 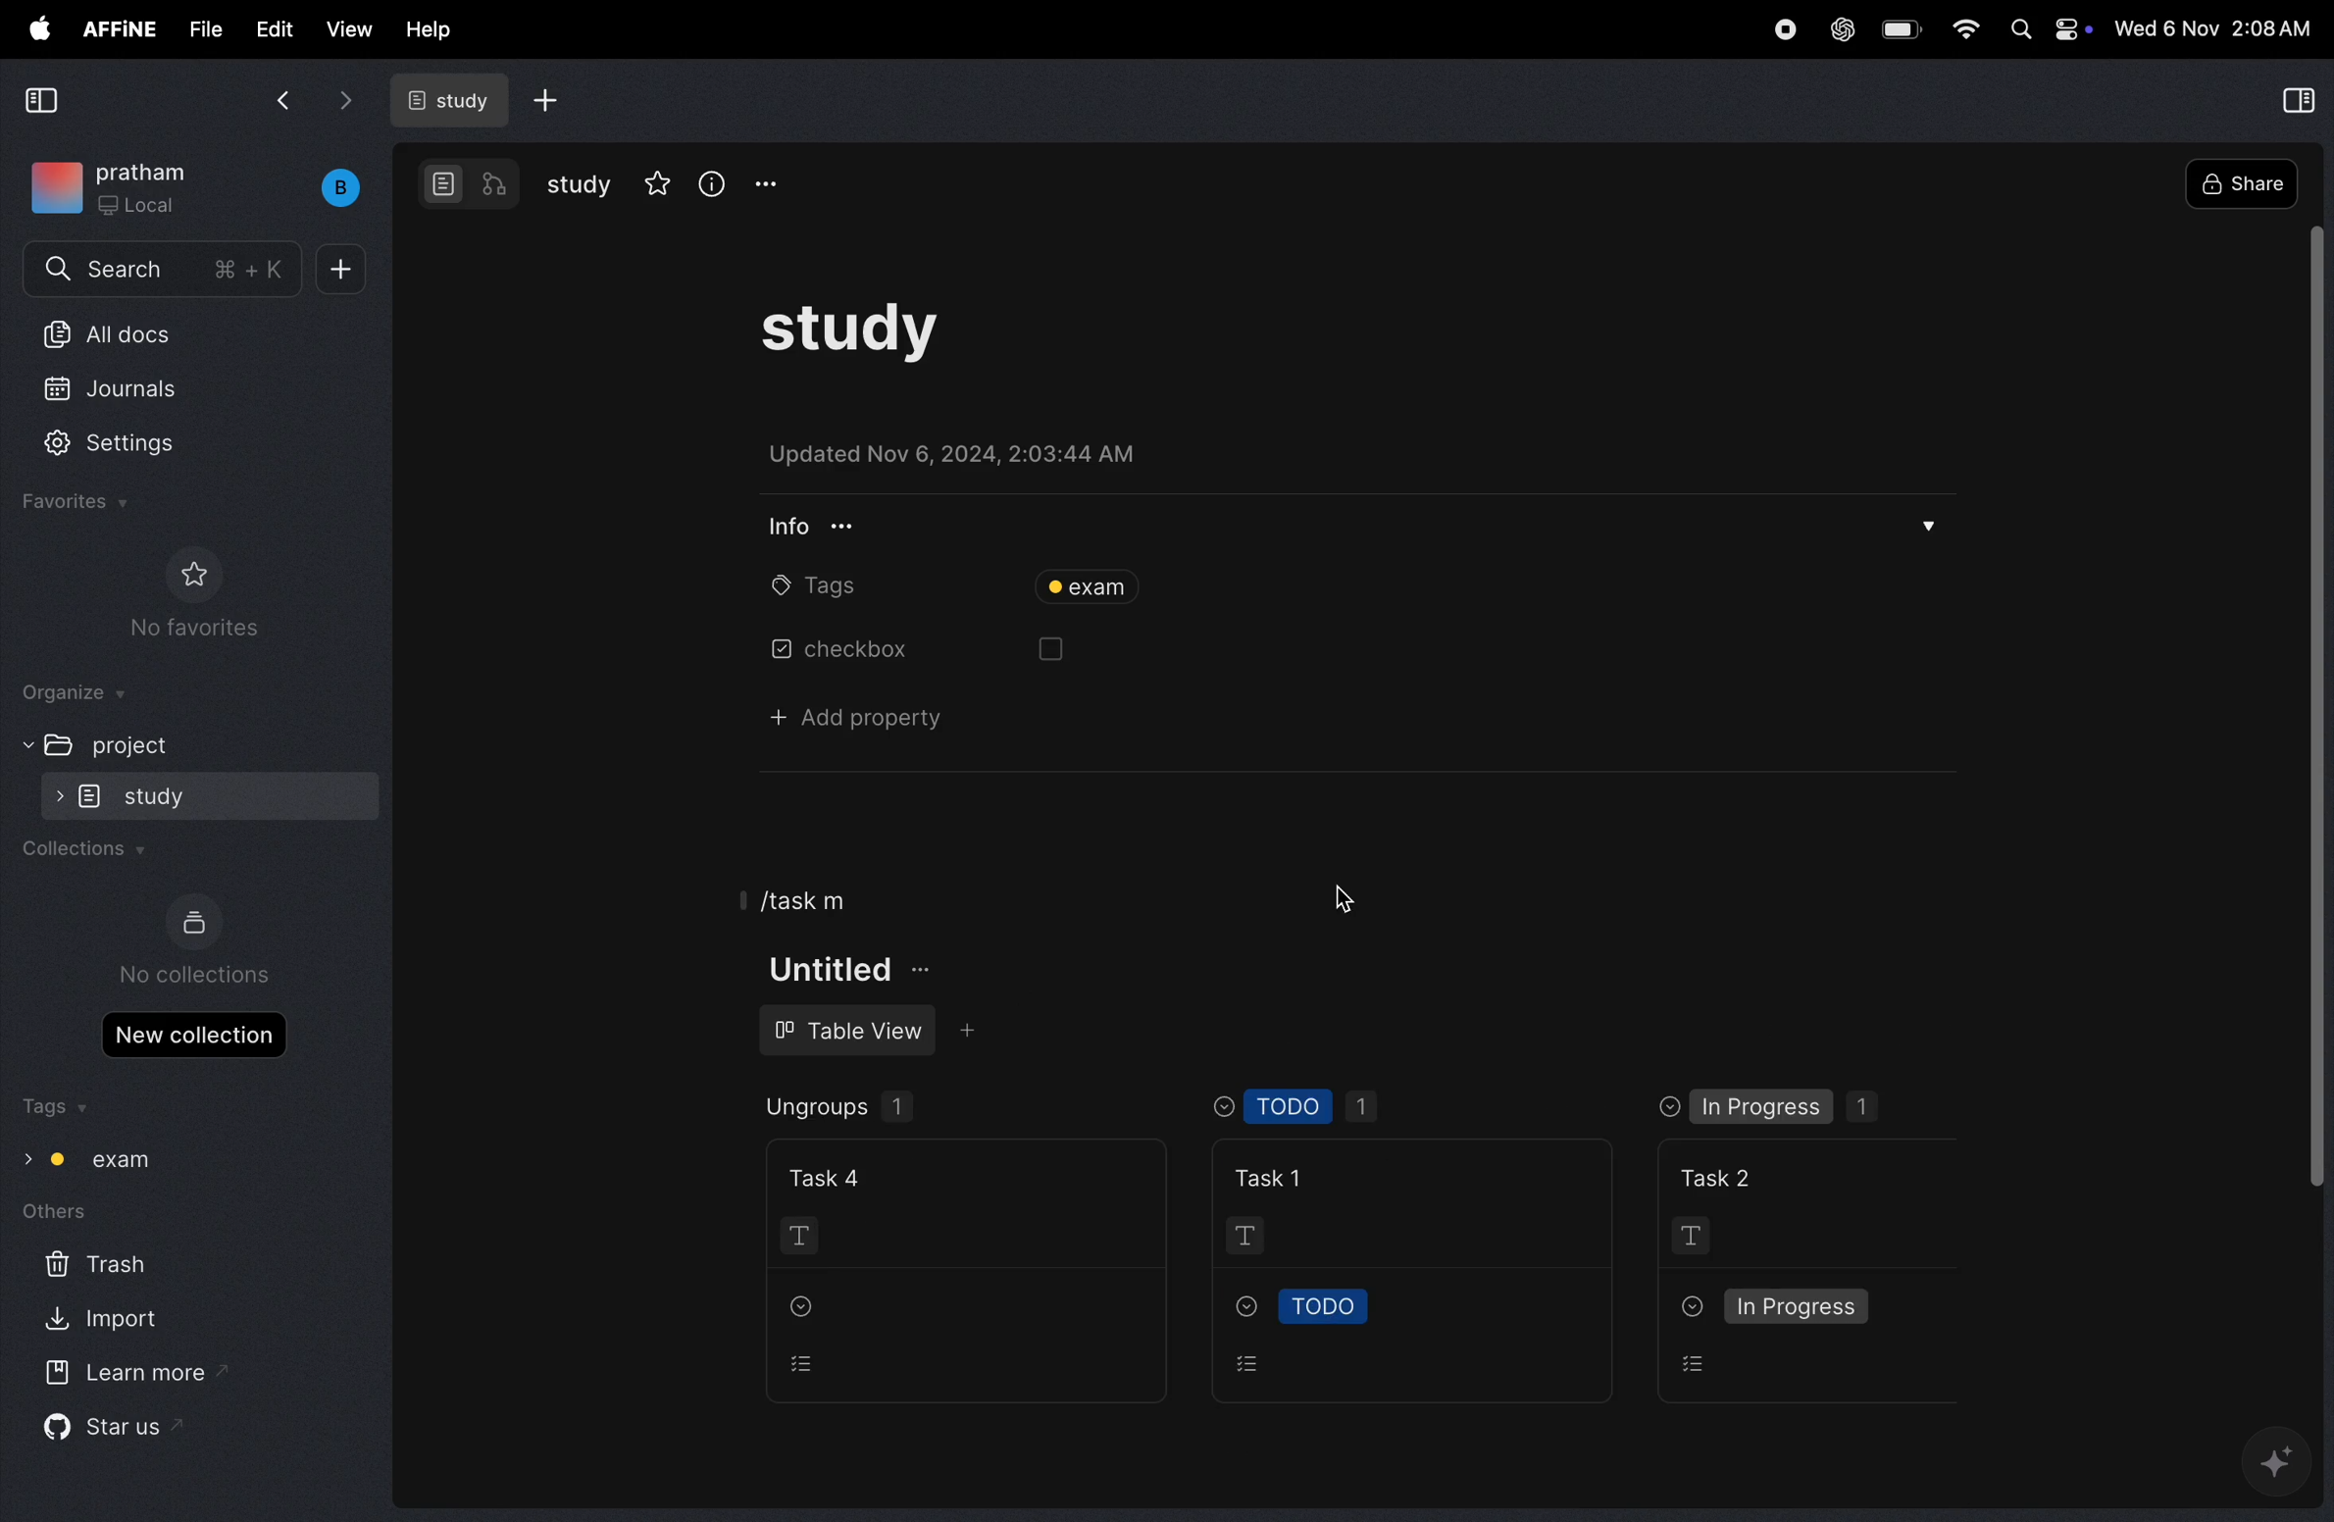 What do you see at coordinates (1728, 1182) in the screenshot?
I see `task 2` at bounding box center [1728, 1182].